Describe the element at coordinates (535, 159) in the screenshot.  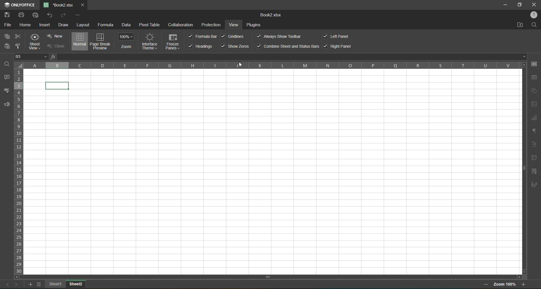
I see `pivot table` at that location.